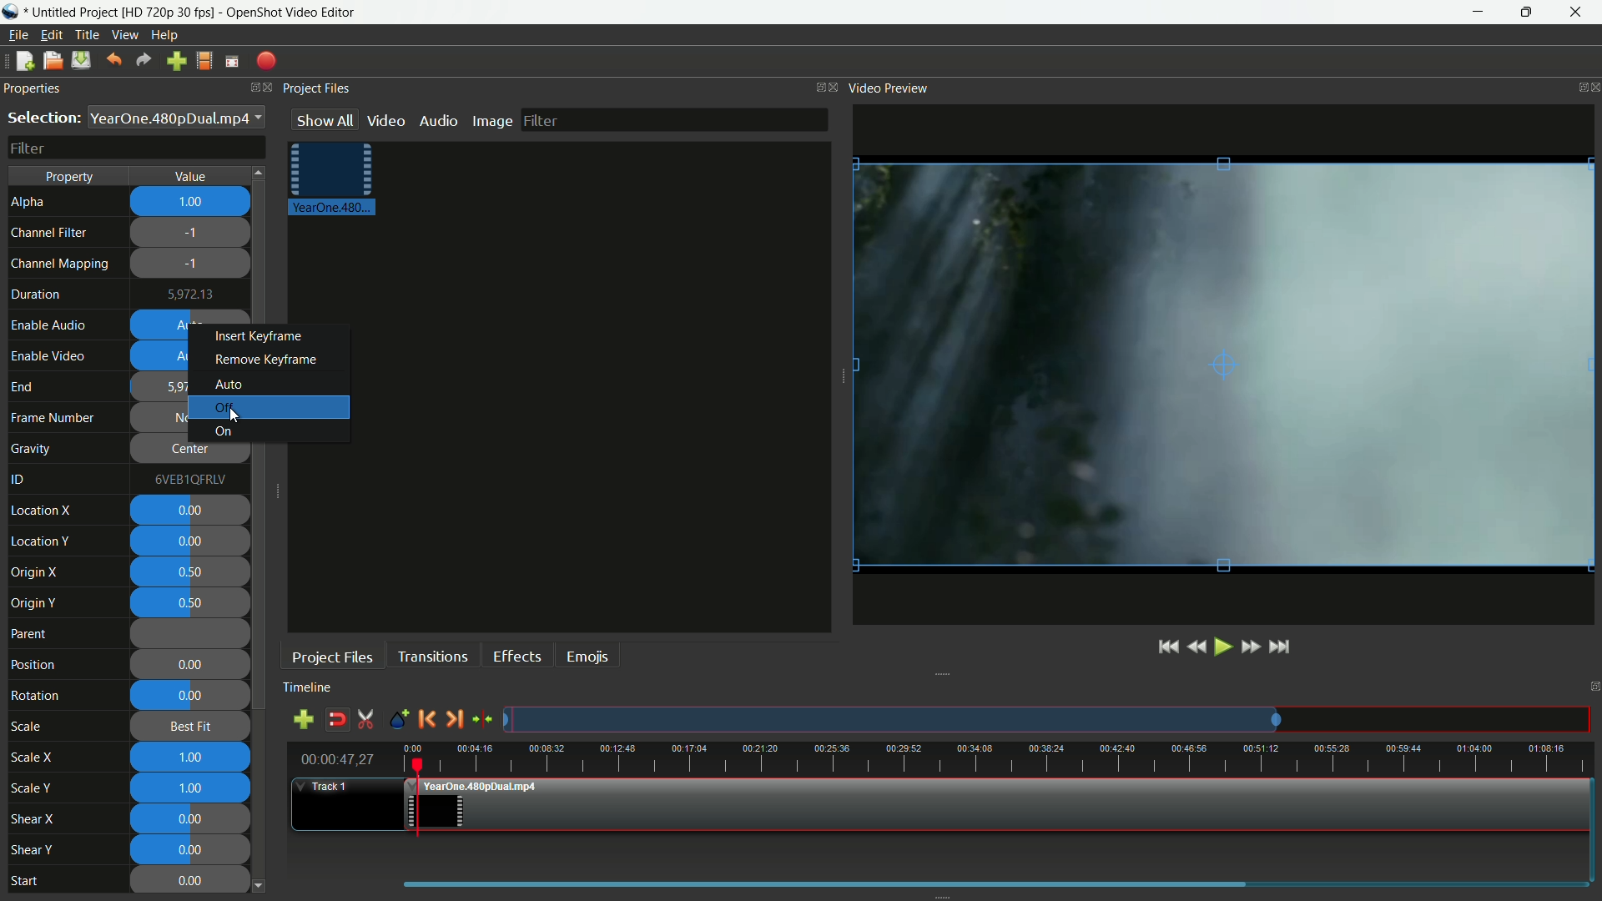  I want to click on 0.00, so click(191, 880).